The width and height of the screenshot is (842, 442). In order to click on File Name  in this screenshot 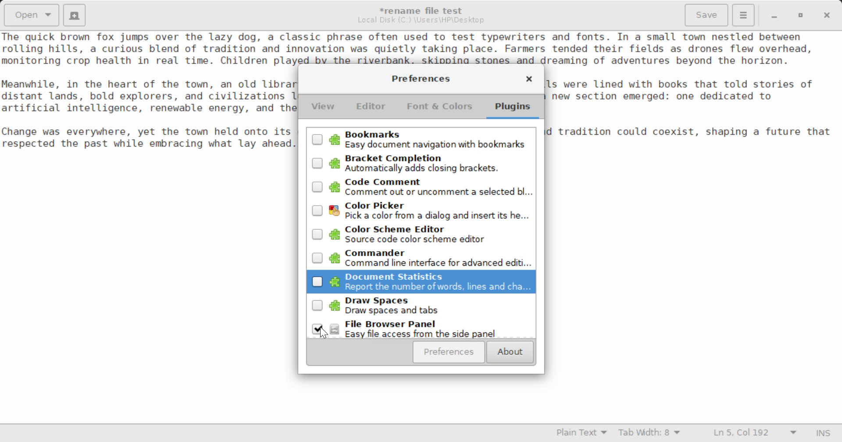, I will do `click(424, 9)`.